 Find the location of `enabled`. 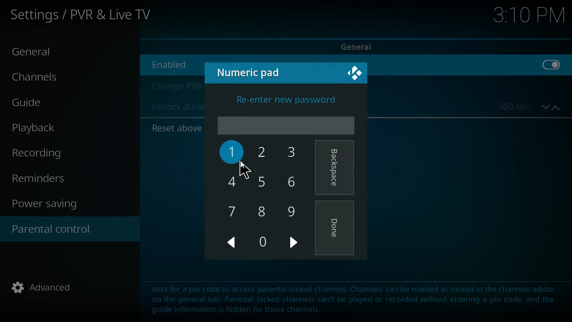

enabled is located at coordinates (175, 64).